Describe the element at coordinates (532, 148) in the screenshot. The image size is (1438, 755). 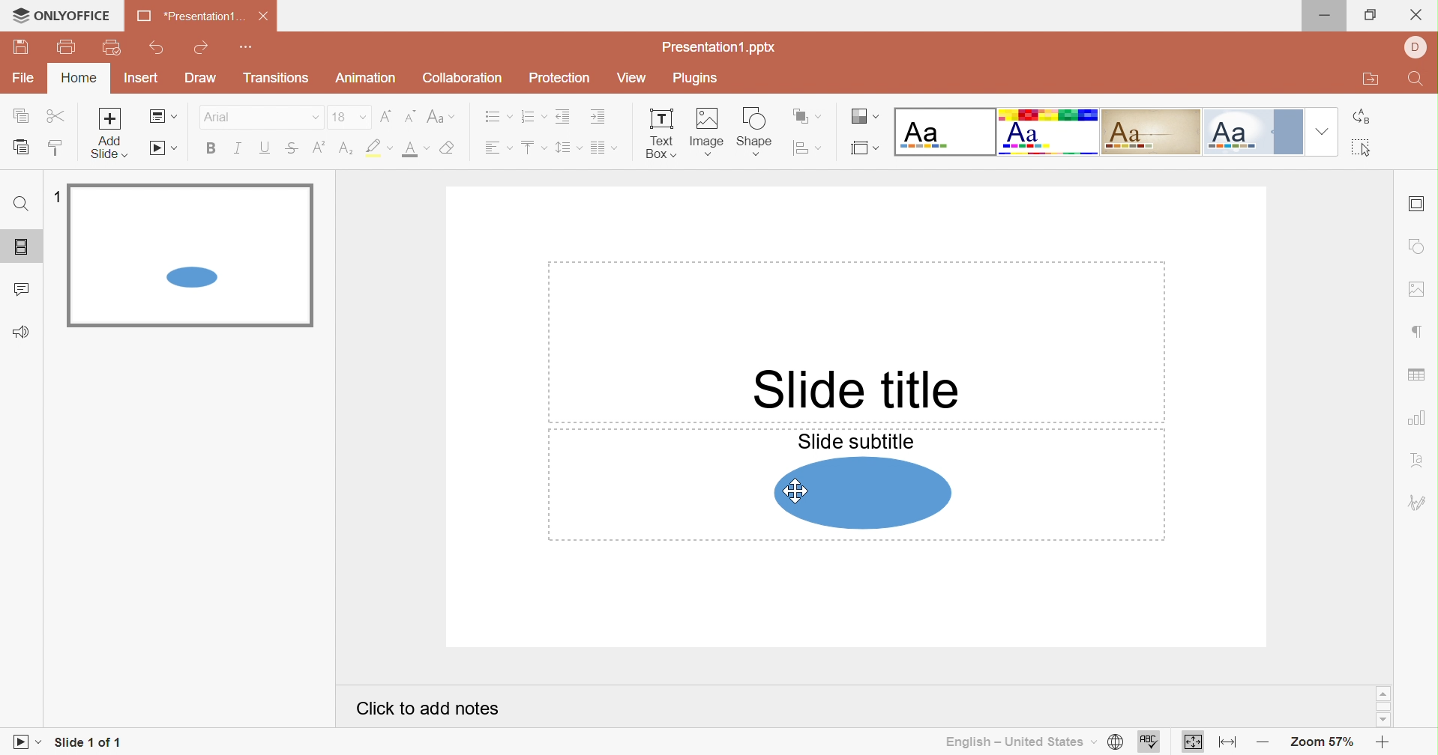
I see `Vertical align` at that location.